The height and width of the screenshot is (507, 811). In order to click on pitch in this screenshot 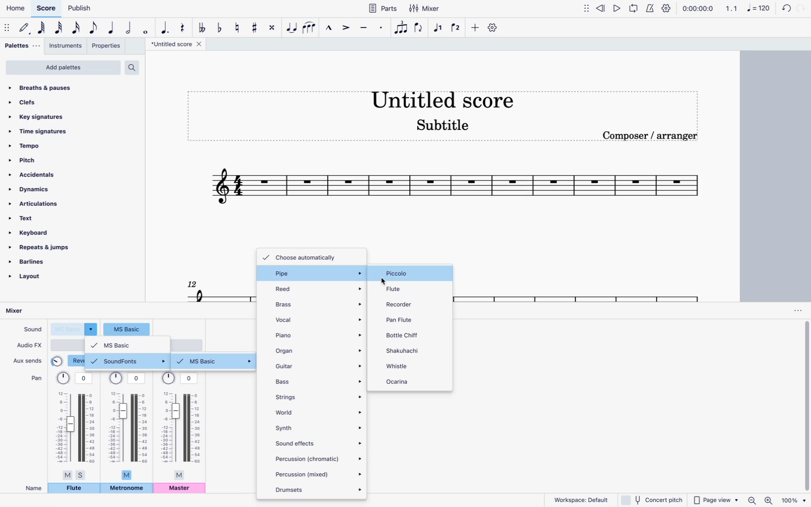, I will do `click(44, 159)`.